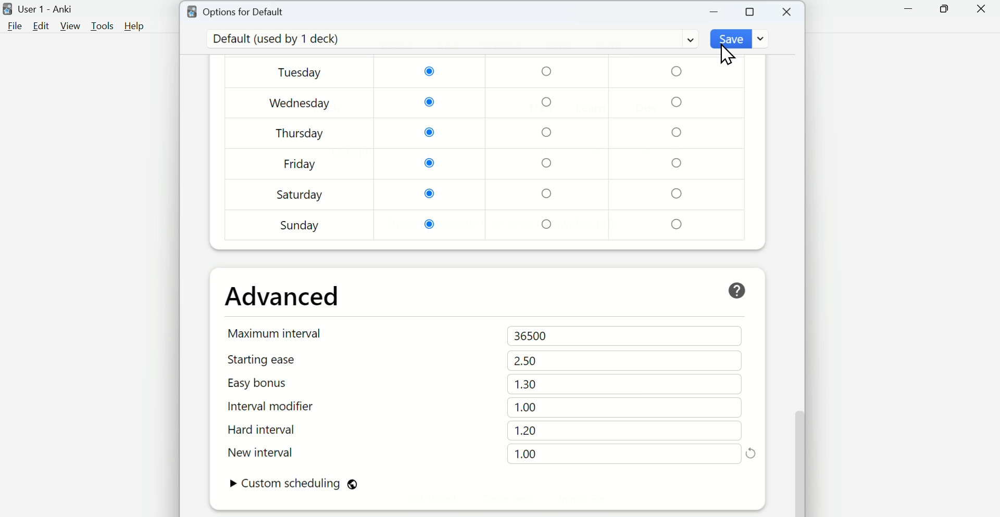  I want to click on New interval, so click(275, 453).